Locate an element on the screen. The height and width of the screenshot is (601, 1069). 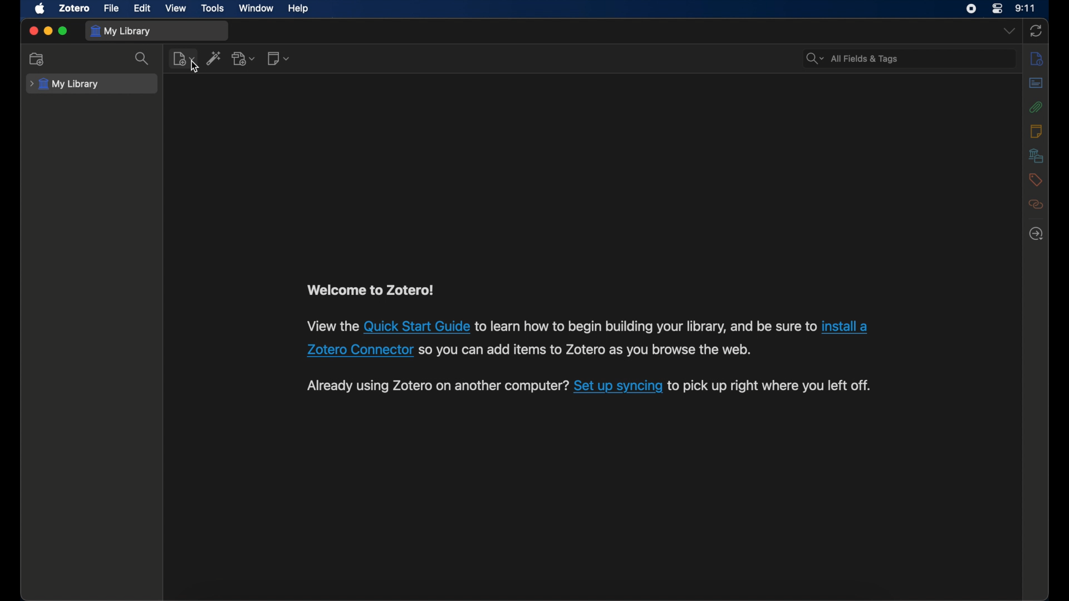
my library is located at coordinates (120, 31).